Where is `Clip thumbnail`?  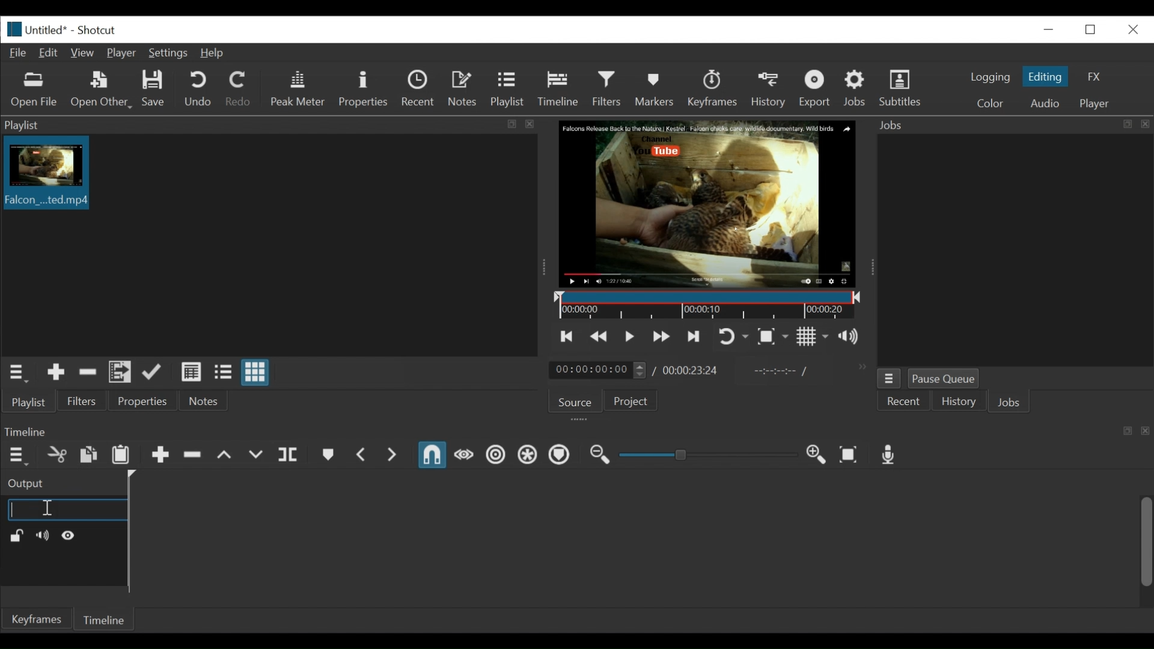
Clip thumbnail is located at coordinates (267, 245).